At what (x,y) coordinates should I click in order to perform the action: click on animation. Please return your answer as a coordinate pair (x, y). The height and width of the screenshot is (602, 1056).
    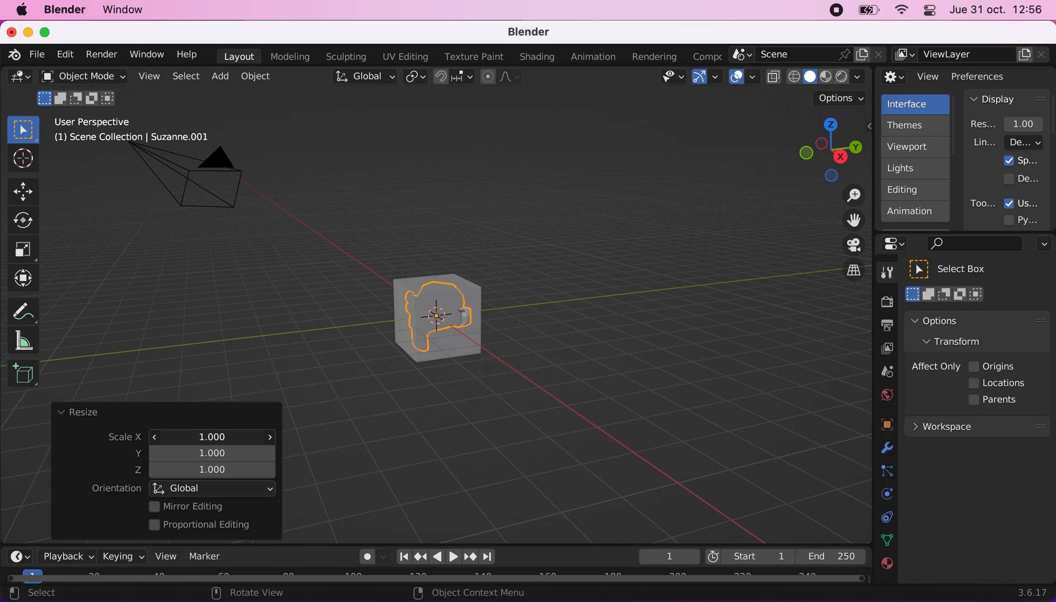
    Looking at the image, I should click on (916, 214).